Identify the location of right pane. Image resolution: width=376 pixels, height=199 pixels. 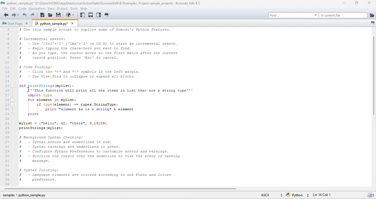
(99, 15).